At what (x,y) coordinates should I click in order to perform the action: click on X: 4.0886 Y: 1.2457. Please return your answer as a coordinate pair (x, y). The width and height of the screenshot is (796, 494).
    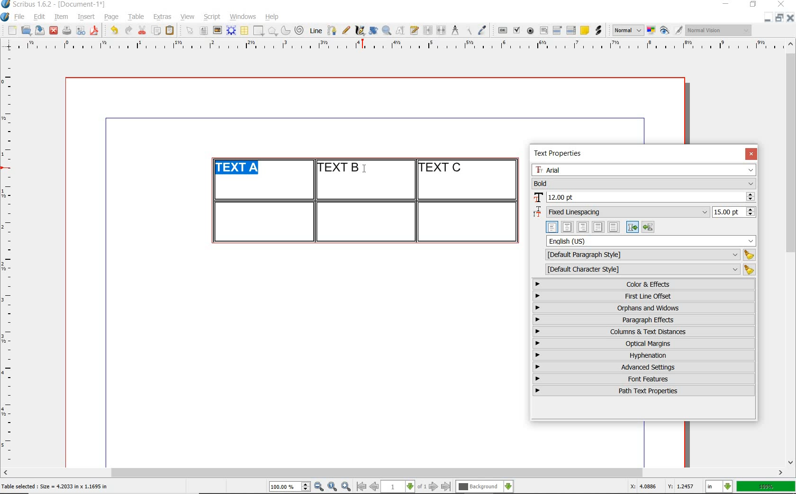
    Looking at the image, I should click on (664, 486).